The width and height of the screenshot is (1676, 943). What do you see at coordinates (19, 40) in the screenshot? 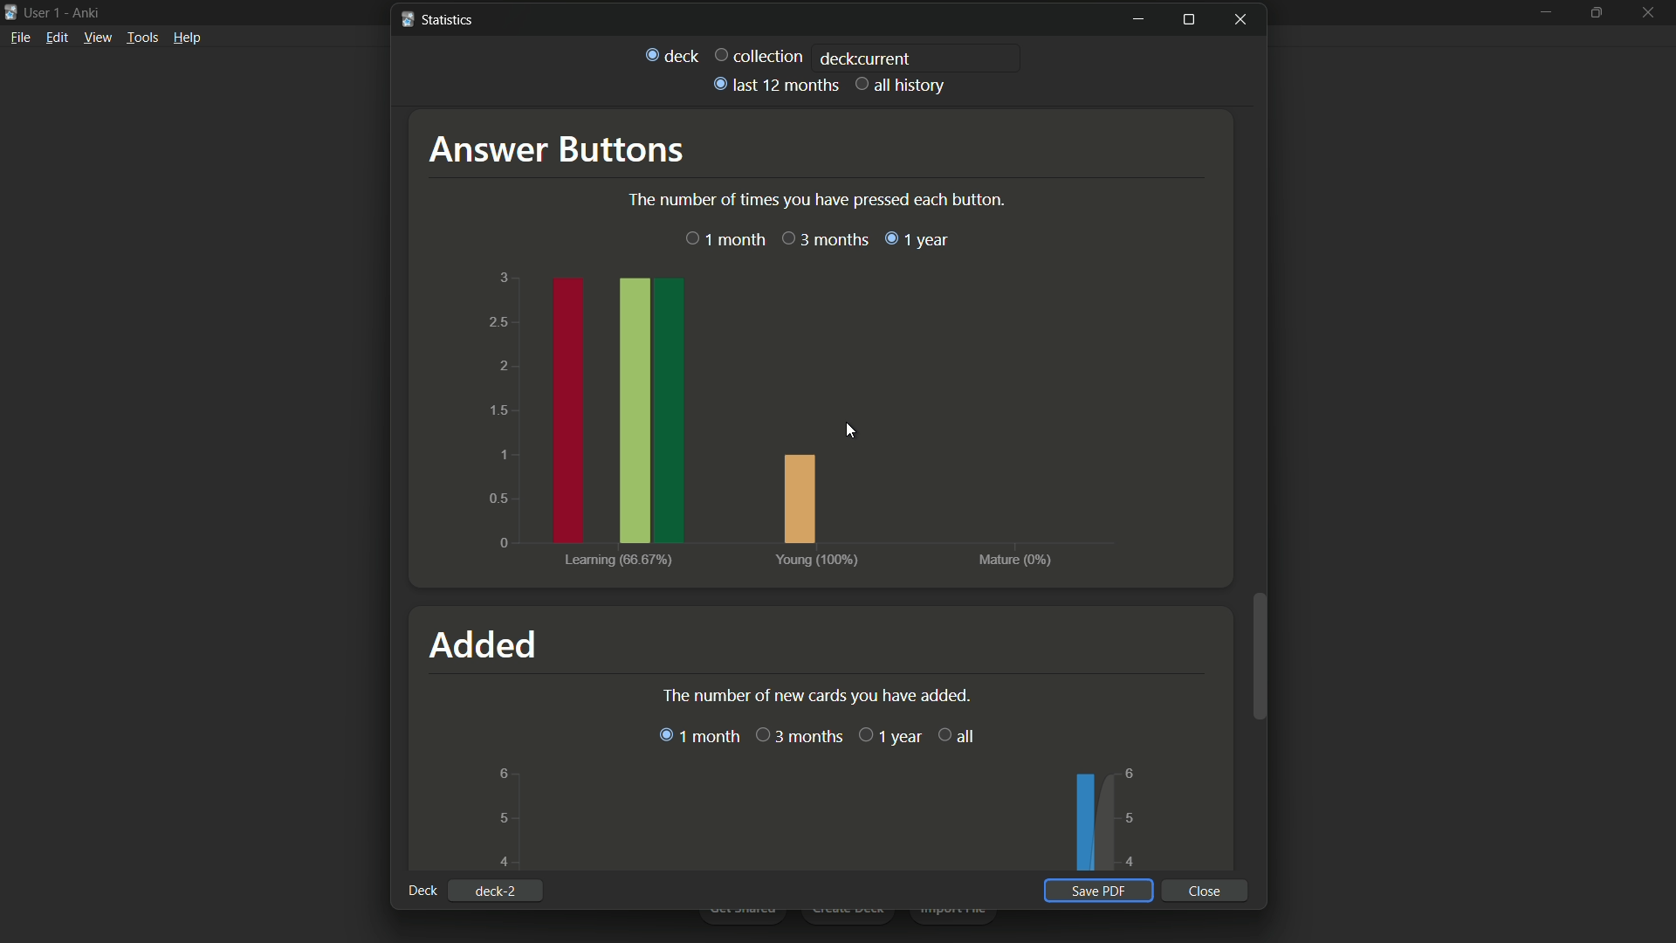
I see `file` at bounding box center [19, 40].